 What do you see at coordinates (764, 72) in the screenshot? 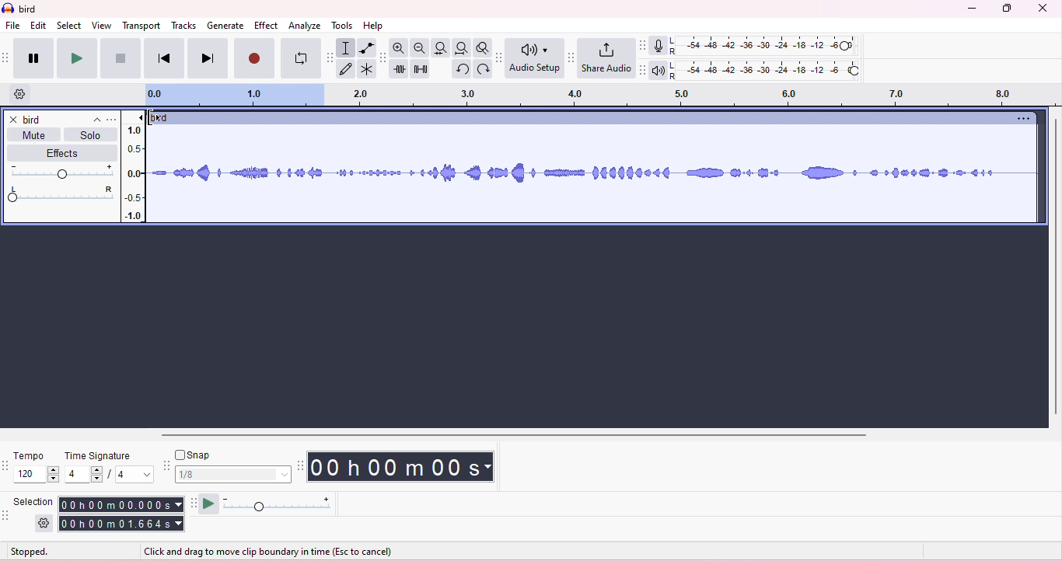
I see `playback level` at bounding box center [764, 72].